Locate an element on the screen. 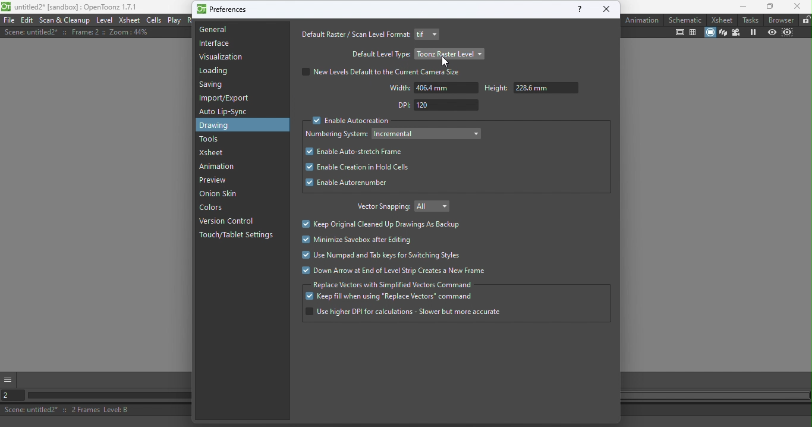 The width and height of the screenshot is (812, 427). Vector snapping is located at coordinates (381, 208).